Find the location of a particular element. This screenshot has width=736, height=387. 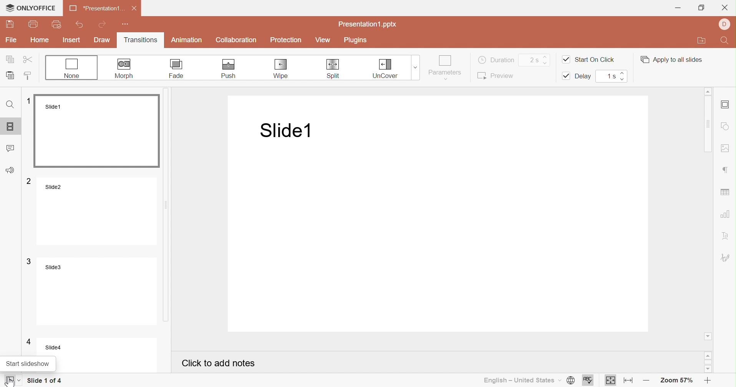

Find is located at coordinates (11, 107).